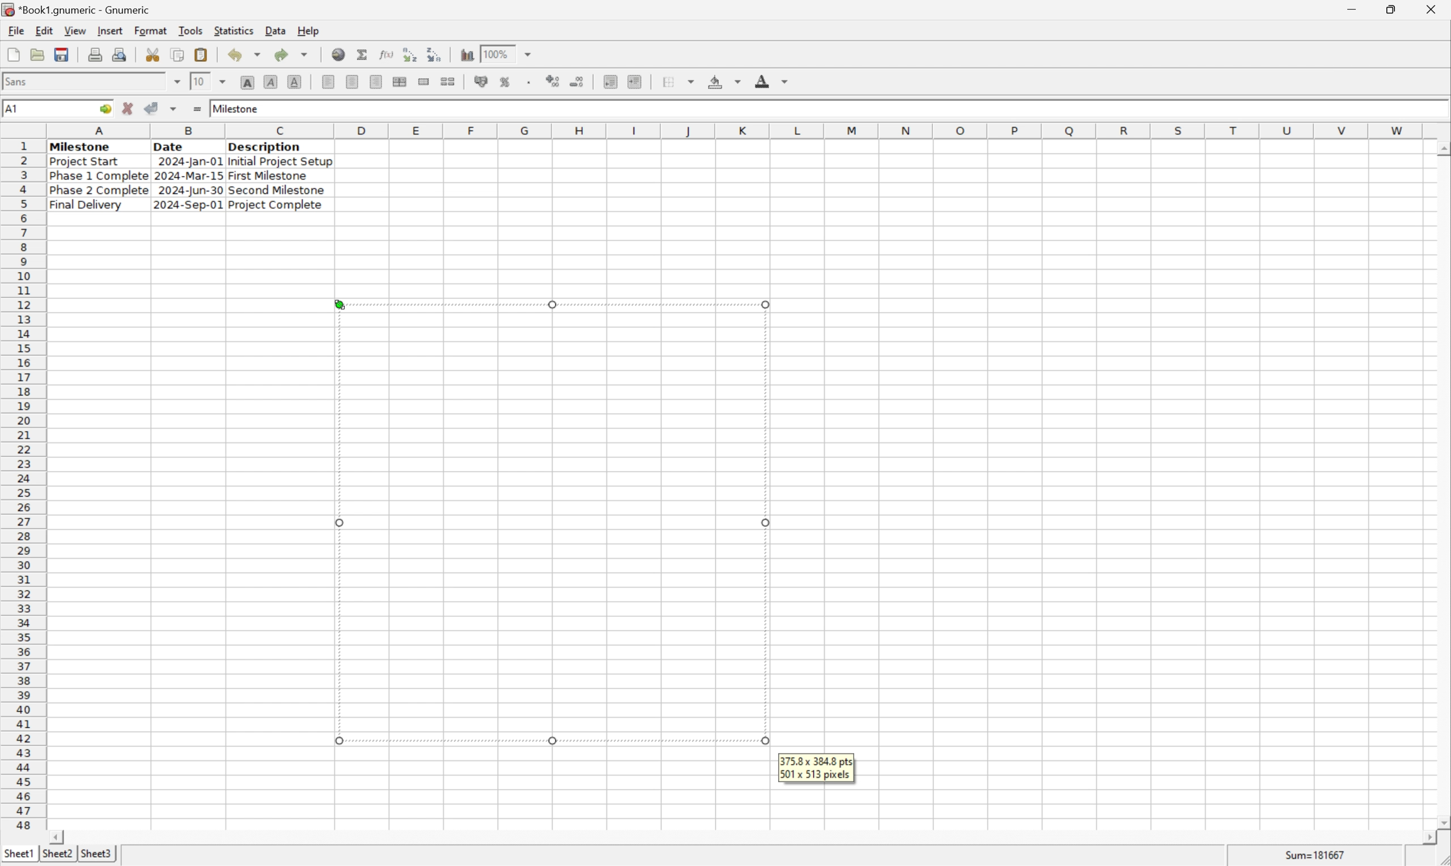 The height and width of the screenshot is (866, 1451). Describe the element at coordinates (247, 83) in the screenshot. I see `bold` at that location.